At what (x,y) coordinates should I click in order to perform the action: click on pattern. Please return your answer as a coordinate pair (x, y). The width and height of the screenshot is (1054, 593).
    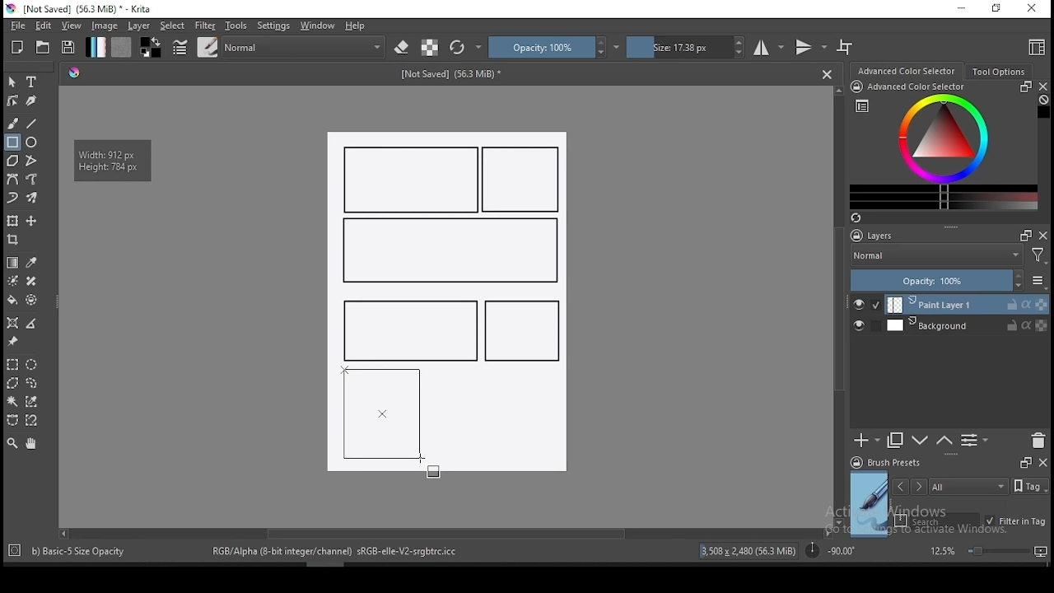
    Looking at the image, I should click on (121, 47).